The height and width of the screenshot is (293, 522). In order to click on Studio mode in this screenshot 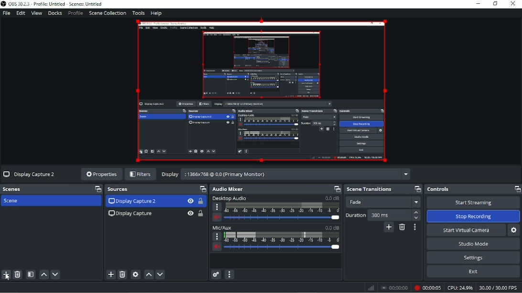, I will do `click(472, 244)`.